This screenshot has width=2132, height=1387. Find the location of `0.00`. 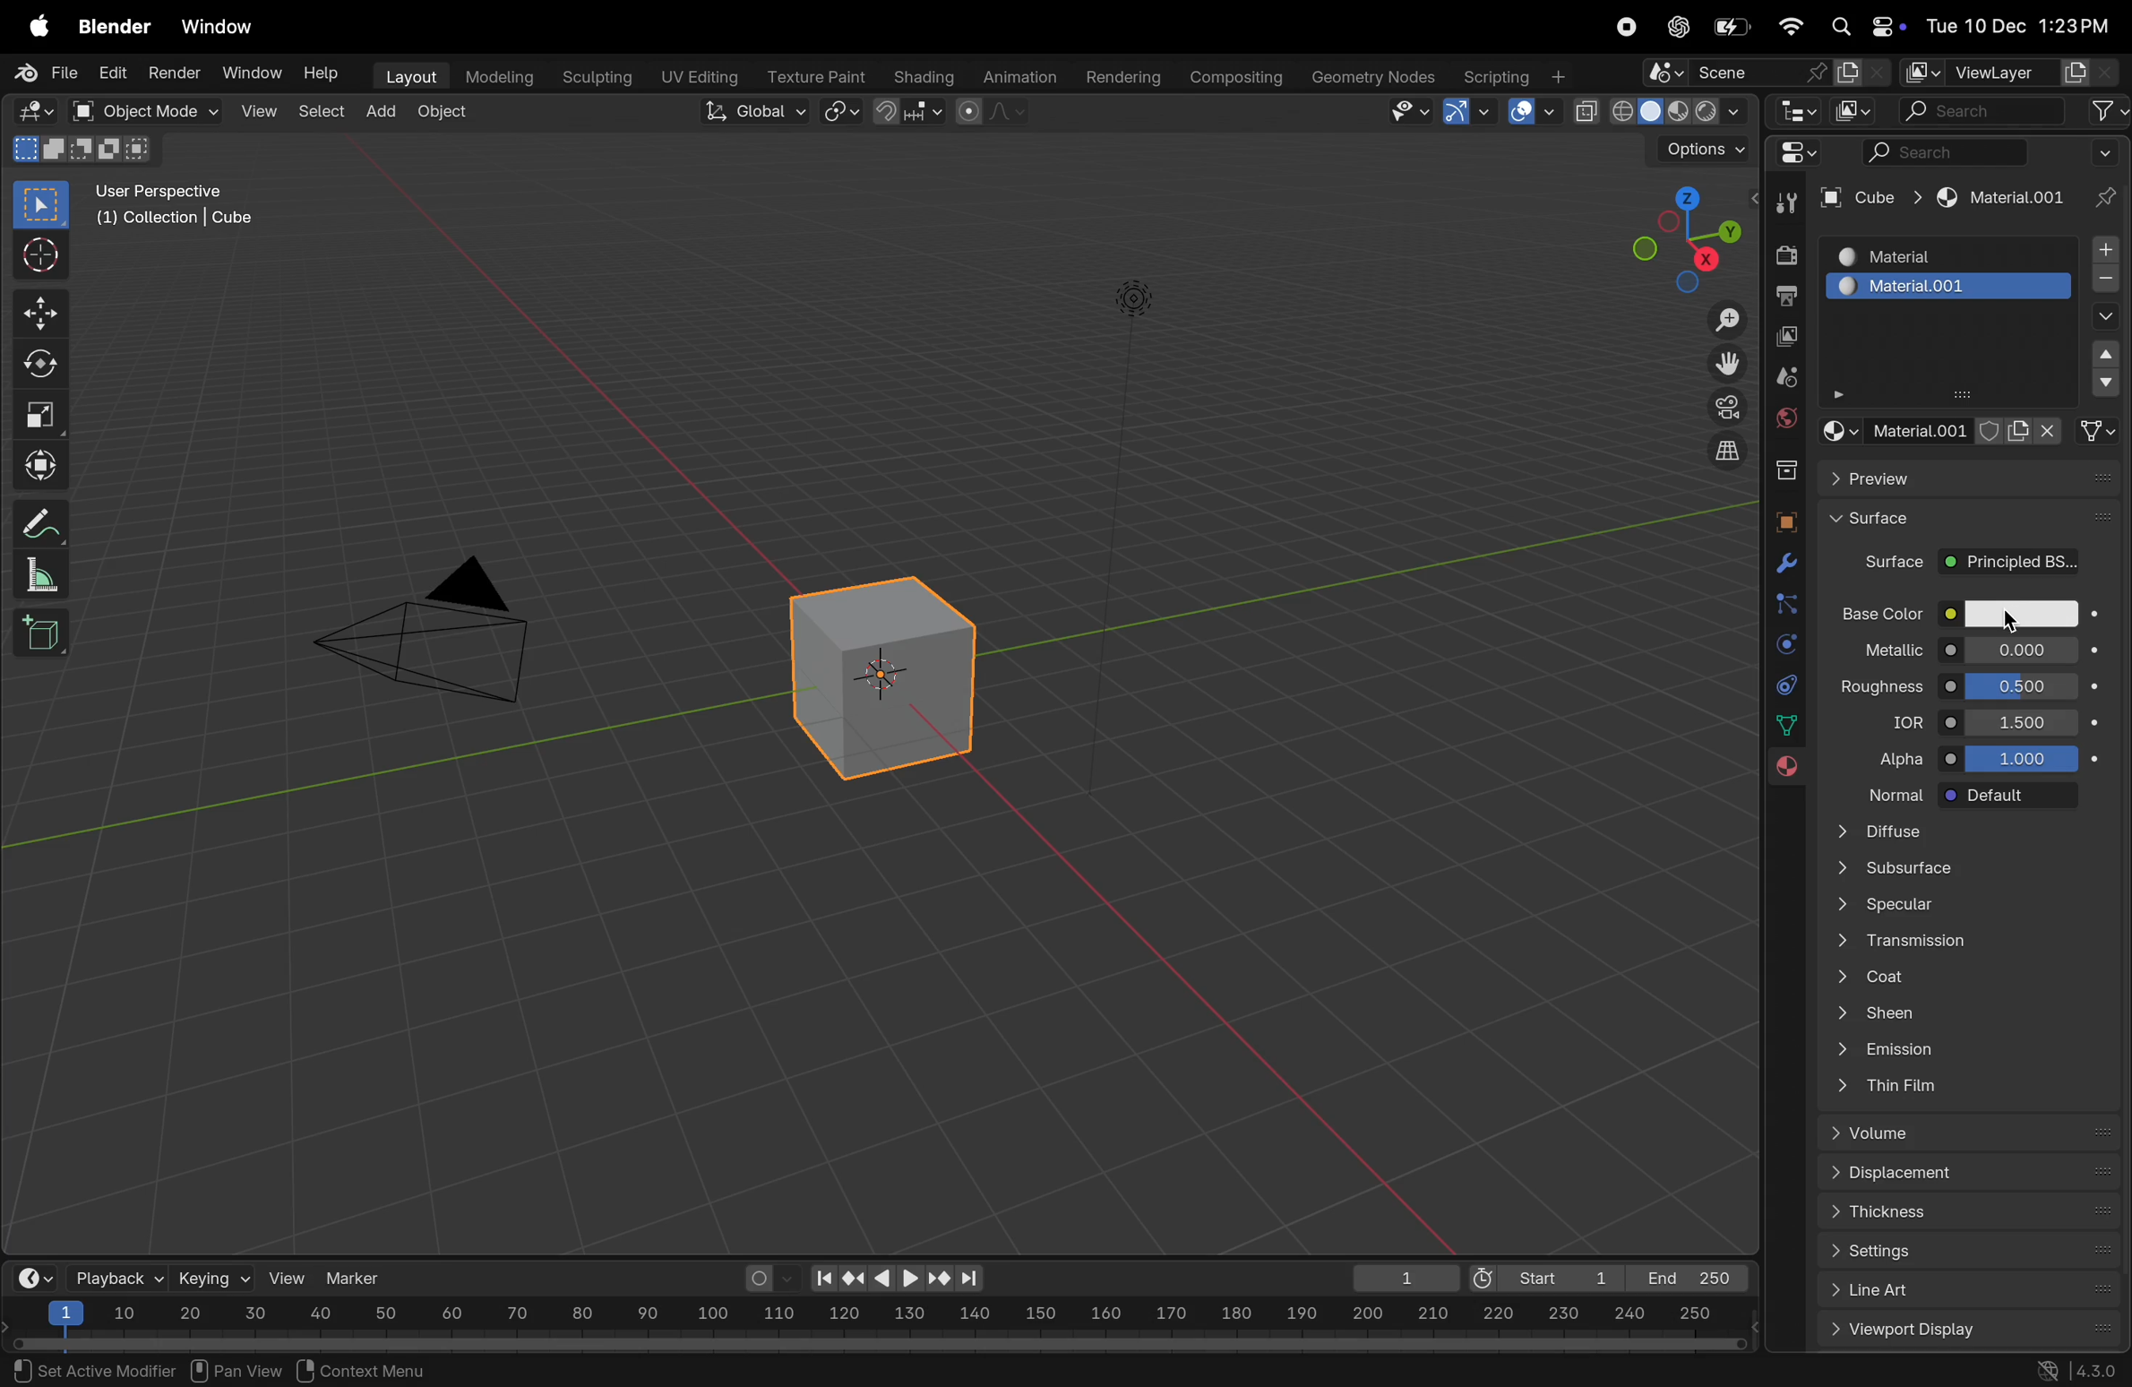

0.00 is located at coordinates (2022, 648).